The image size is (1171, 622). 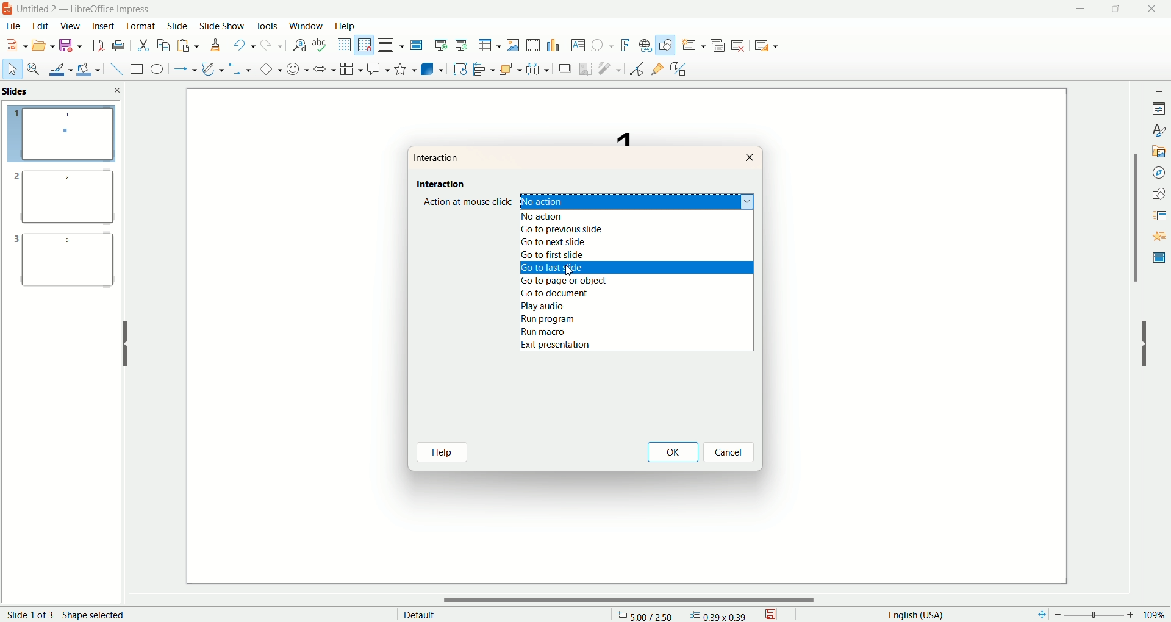 What do you see at coordinates (636, 69) in the screenshot?
I see `point edit mode` at bounding box center [636, 69].